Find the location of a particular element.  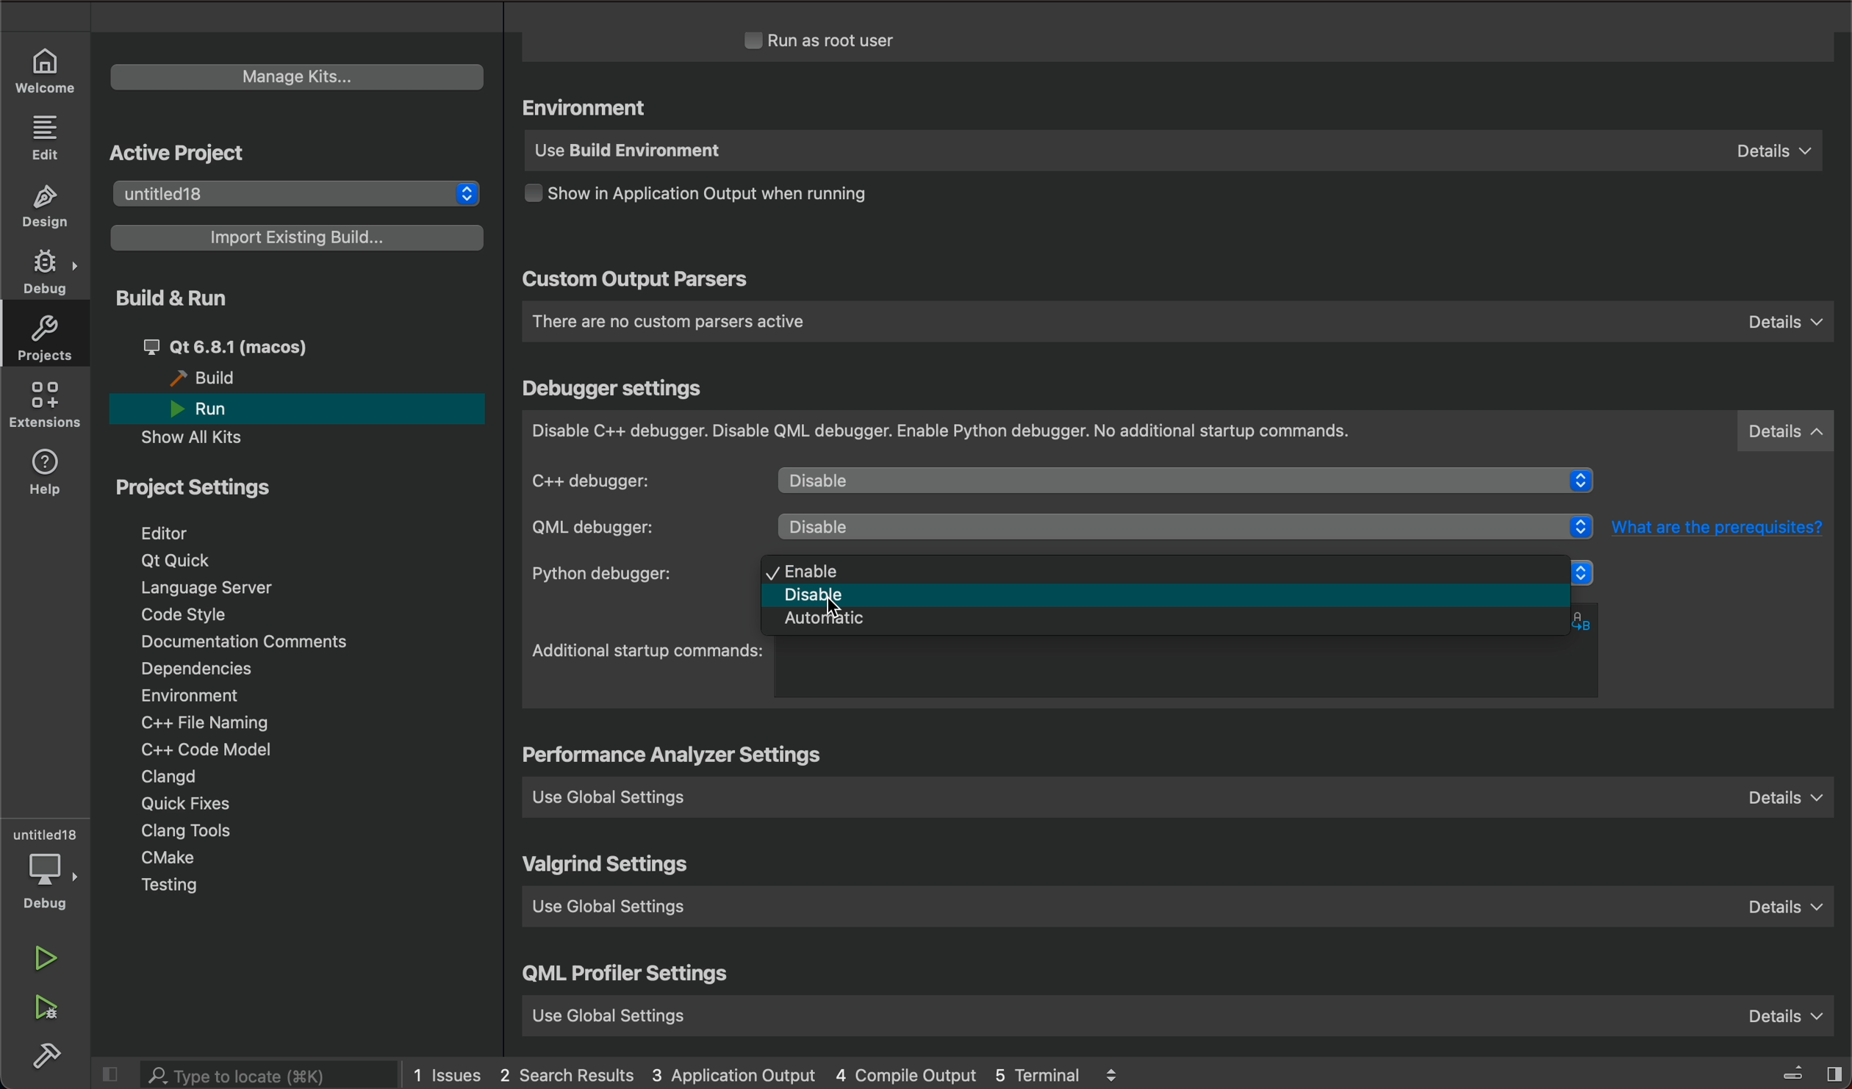

use build  is located at coordinates (1169, 153).